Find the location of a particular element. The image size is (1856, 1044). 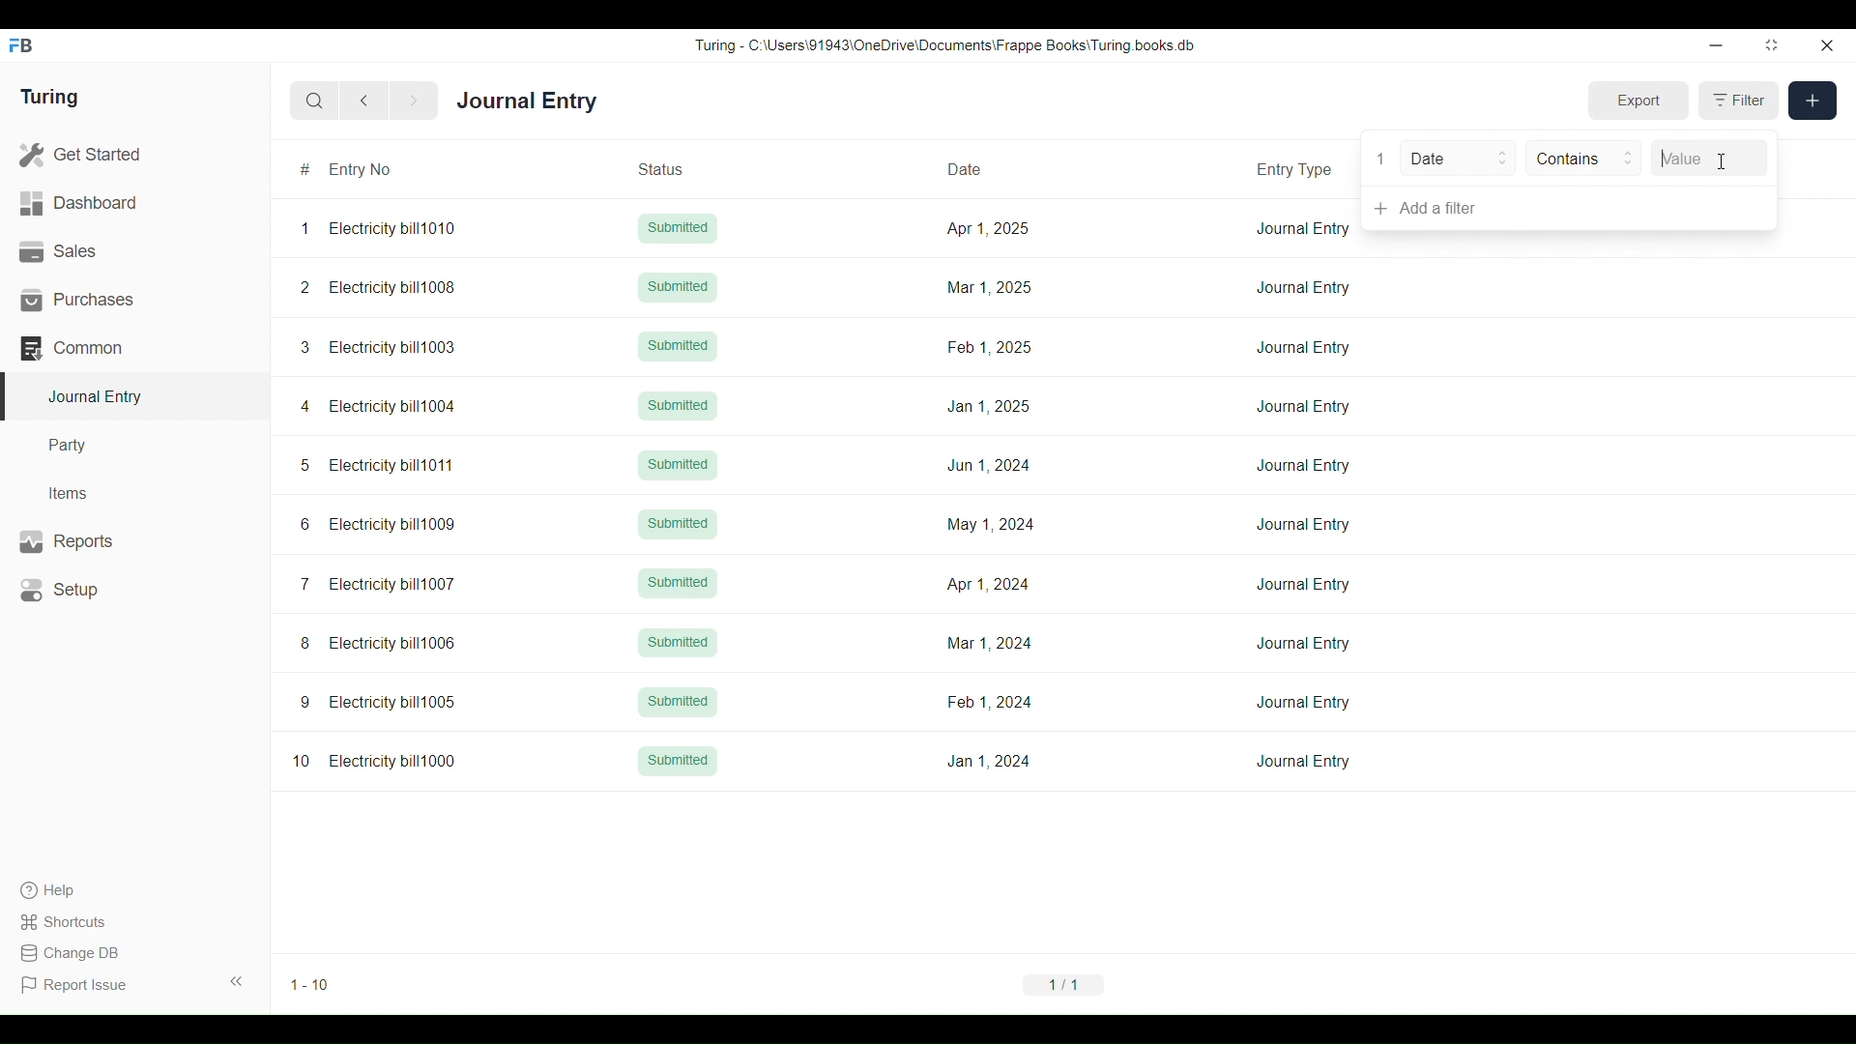

Reports is located at coordinates (136, 541).